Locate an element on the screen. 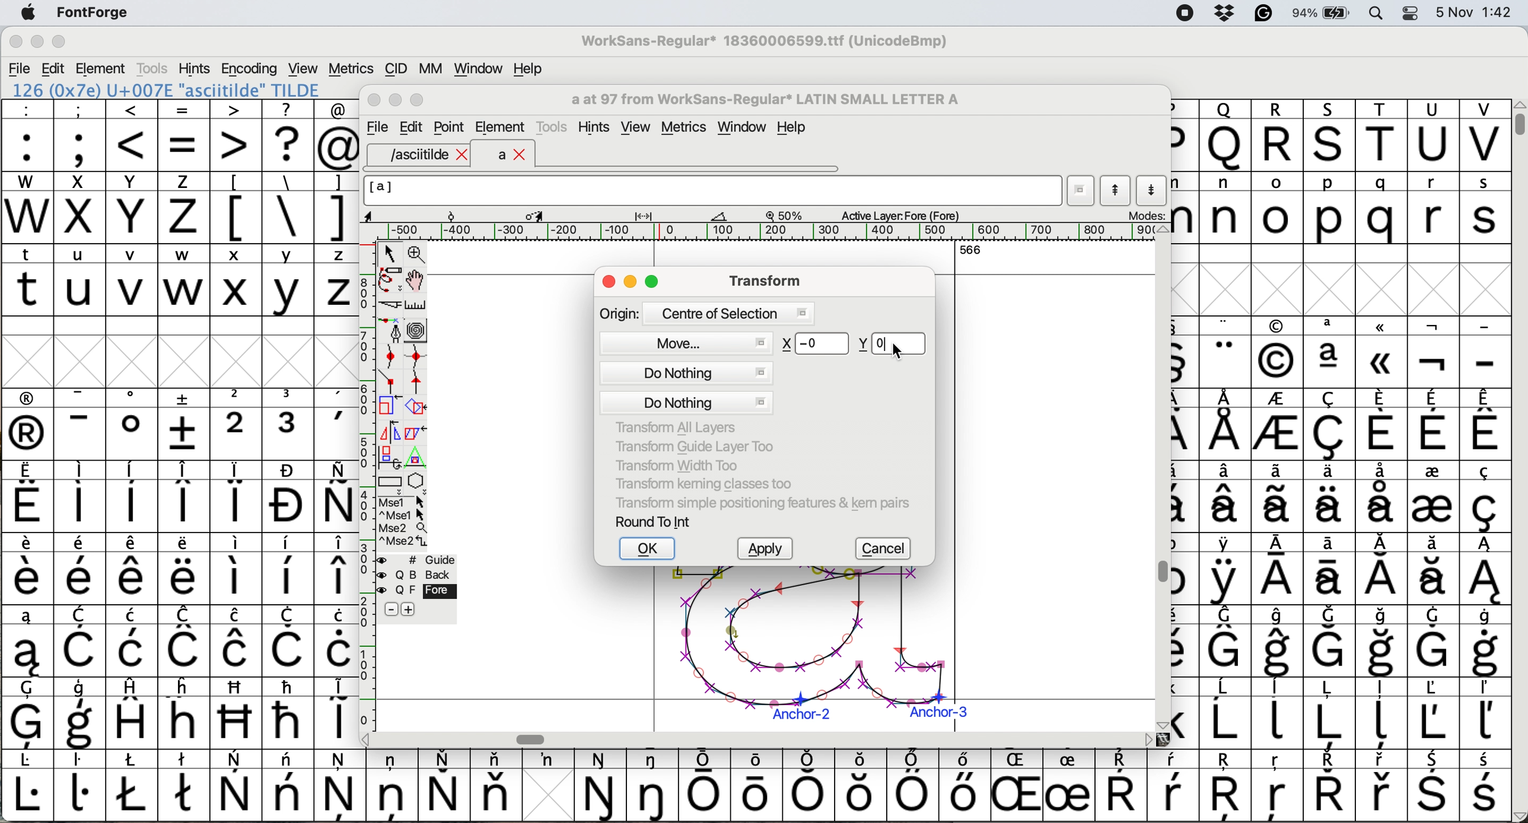 The height and width of the screenshot is (823, 1528). o is located at coordinates (1278, 210).